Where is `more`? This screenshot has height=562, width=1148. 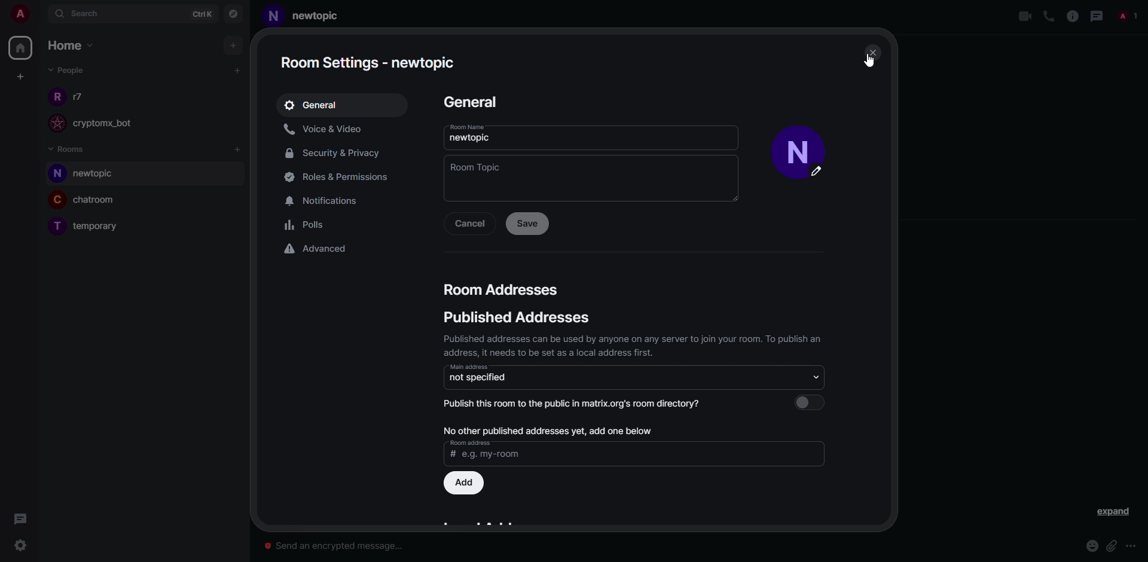 more is located at coordinates (1132, 546).